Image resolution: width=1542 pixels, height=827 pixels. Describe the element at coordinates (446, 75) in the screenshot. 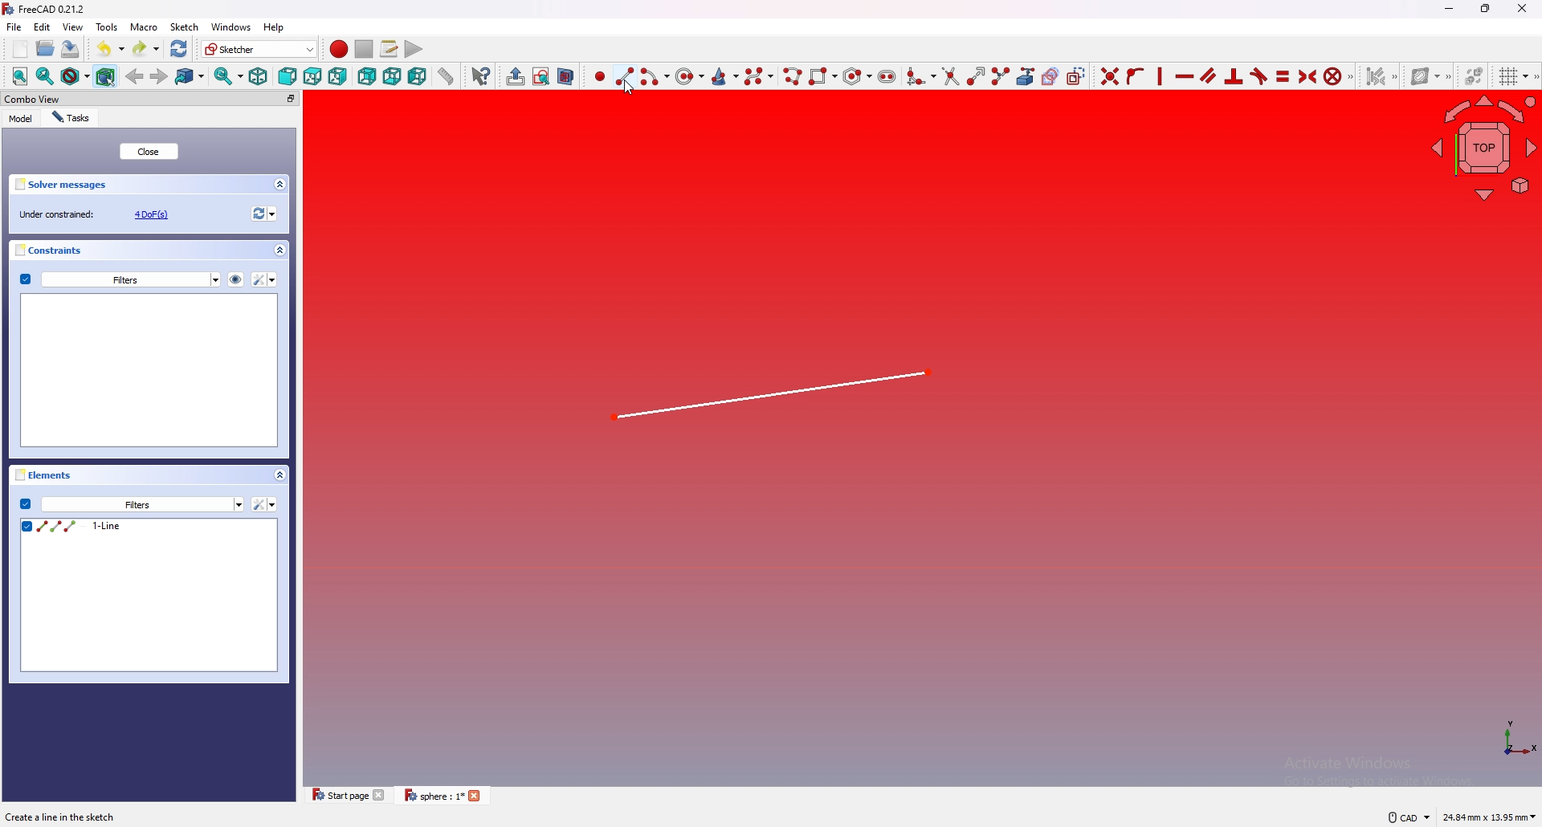

I see `Measure distance` at that location.